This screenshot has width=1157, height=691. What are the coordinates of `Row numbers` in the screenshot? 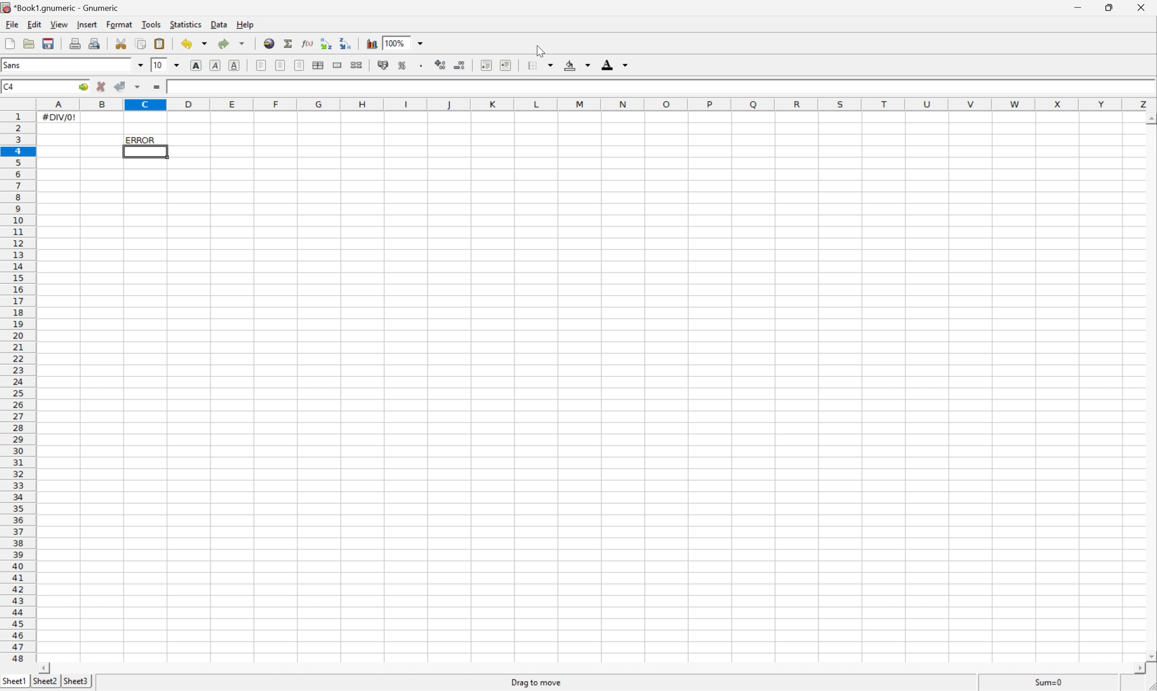 It's located at (17, 387).